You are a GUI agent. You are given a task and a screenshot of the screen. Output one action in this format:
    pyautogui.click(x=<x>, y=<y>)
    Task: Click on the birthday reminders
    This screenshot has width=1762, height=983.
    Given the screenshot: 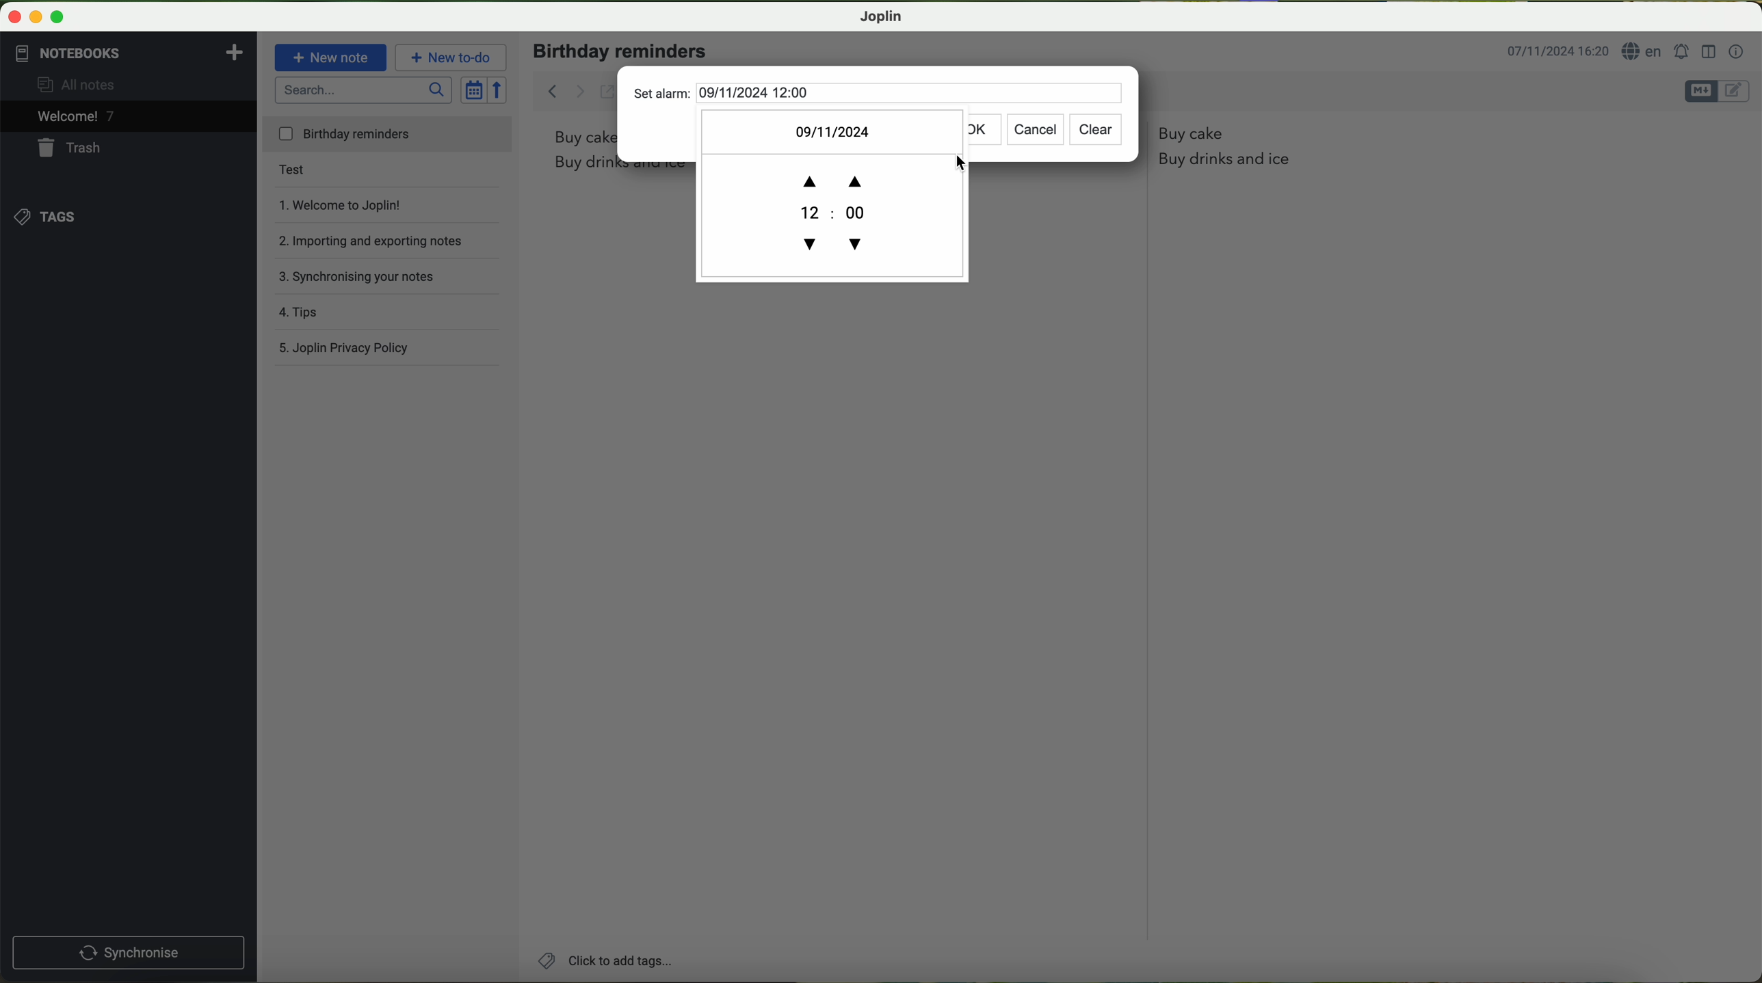 What is the action you would take?
    pyautogui.click(x=623, y=51)
    